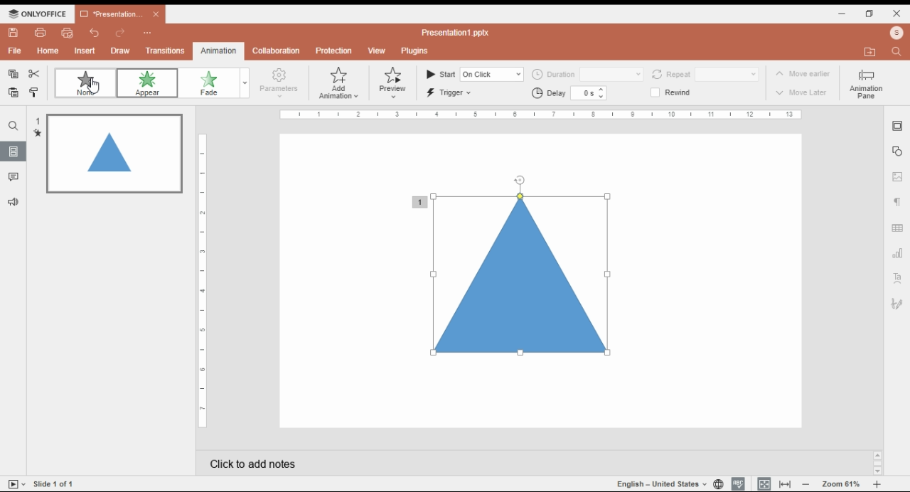 The image size is (910, 492). I want to click on slide, so click(11, 126).